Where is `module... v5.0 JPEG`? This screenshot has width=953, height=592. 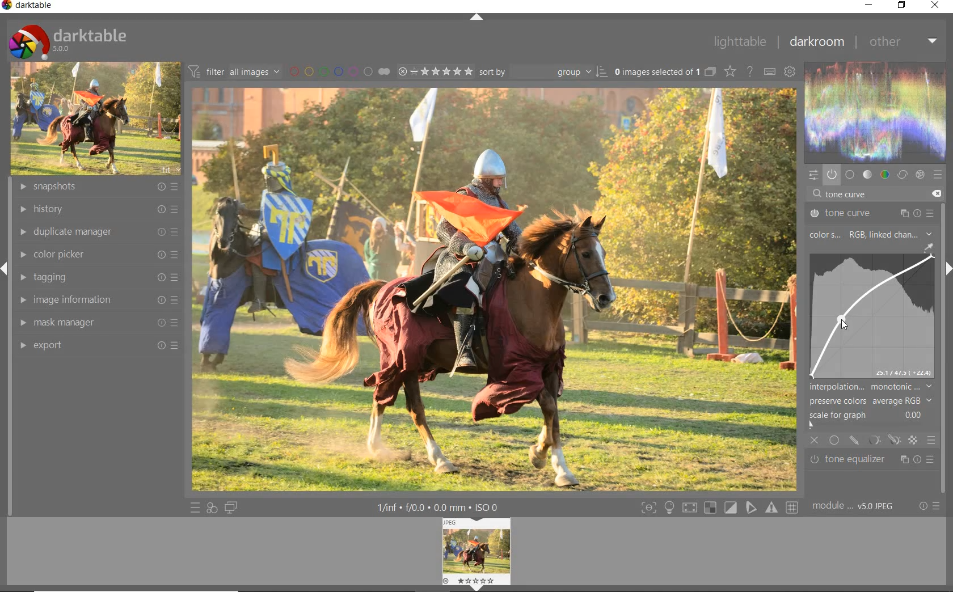
module... v5.0 JPEG is located at coordinates (856, 506).